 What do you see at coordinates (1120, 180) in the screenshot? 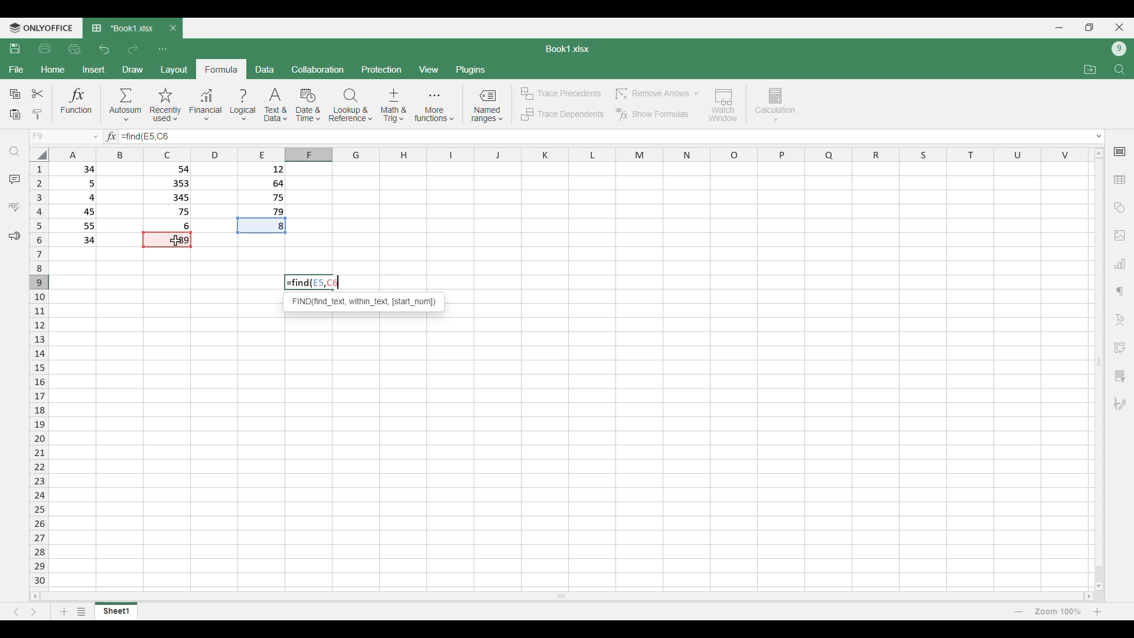
I see `Insert table` at bounding box center [1120, 180].